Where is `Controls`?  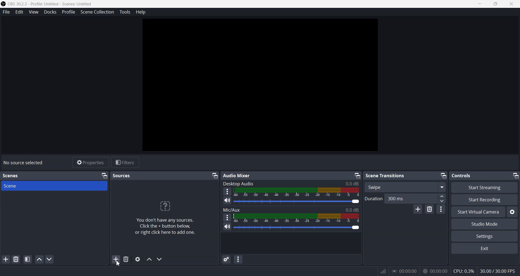 Controls is located at coordinates (464, 175).